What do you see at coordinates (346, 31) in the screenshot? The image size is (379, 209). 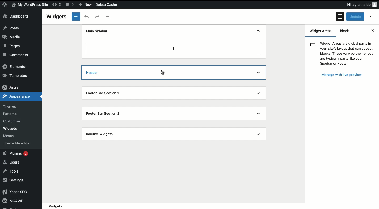 I see `Block` at bounding box center [346, 31].